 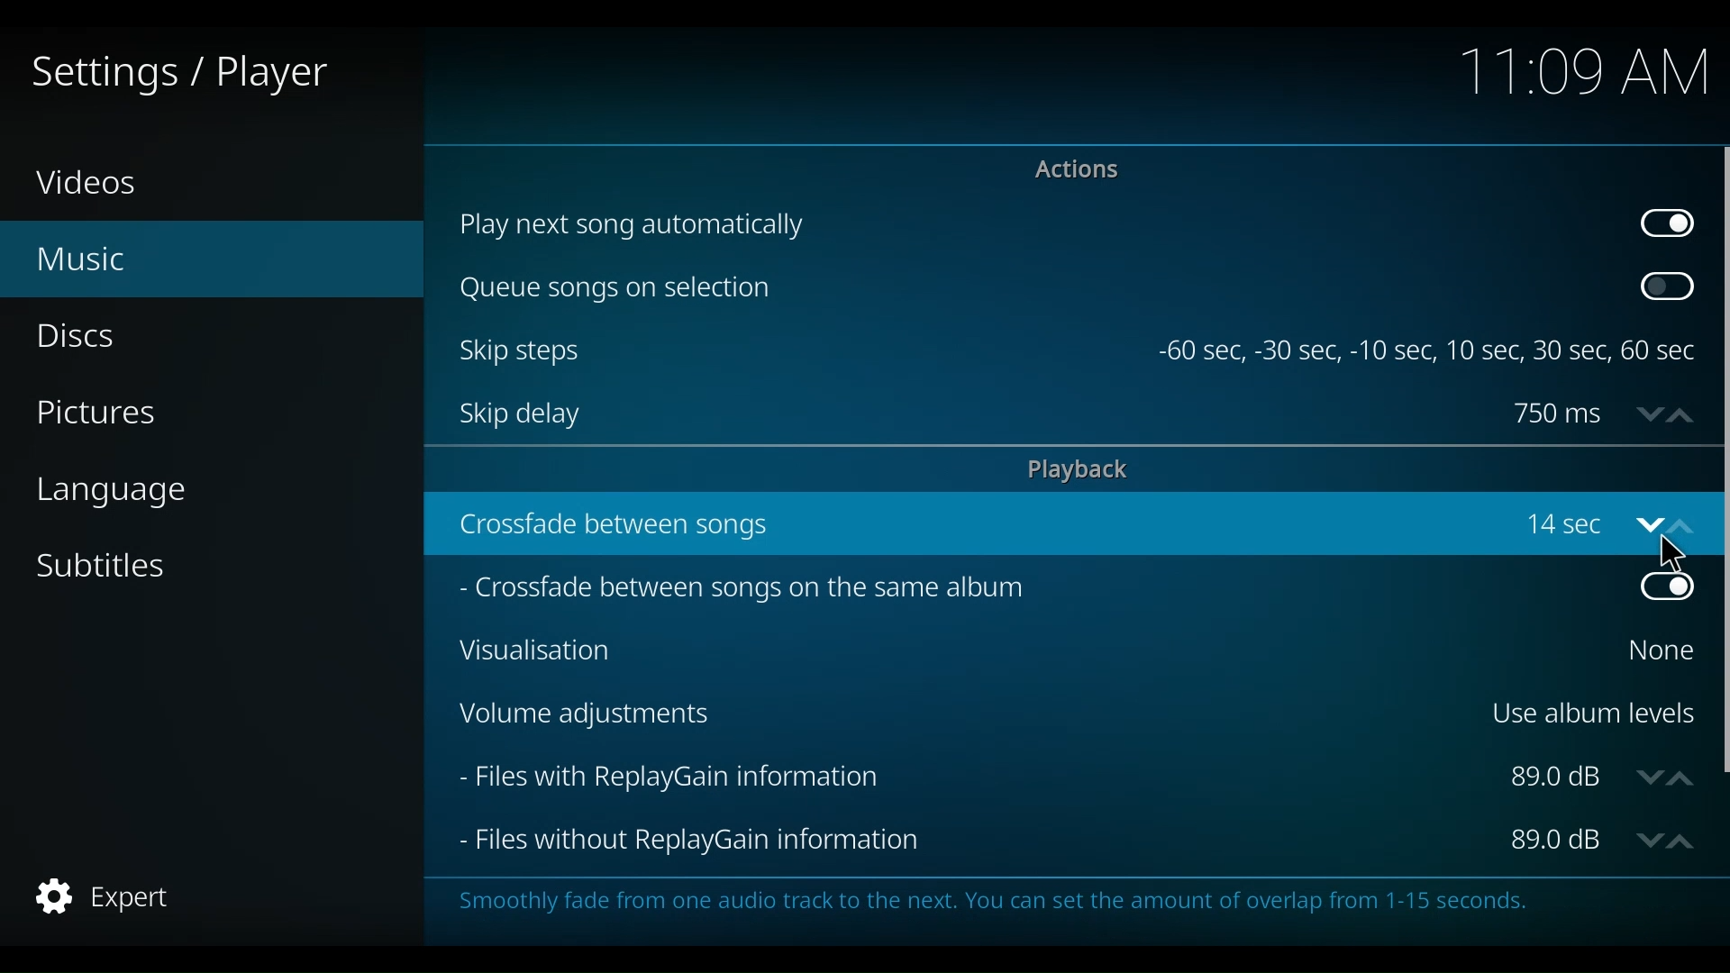 What do you see at coordinates (1558, 414) in the screenshot?
I see `Skip delay in ms` at bounding box center [1558, 414].